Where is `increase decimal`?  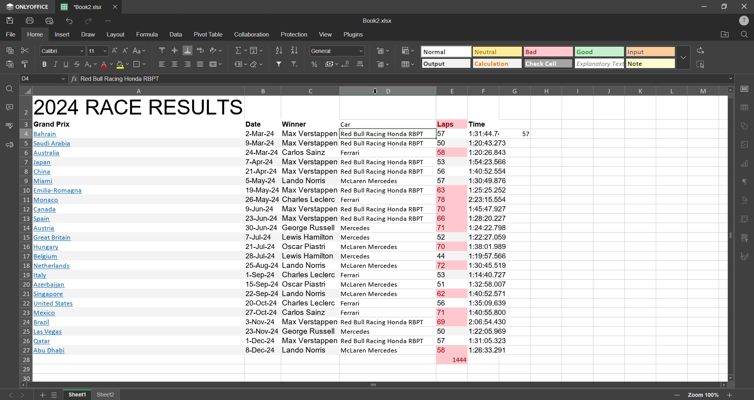 increase decimal is located at coordinates (361, 64).